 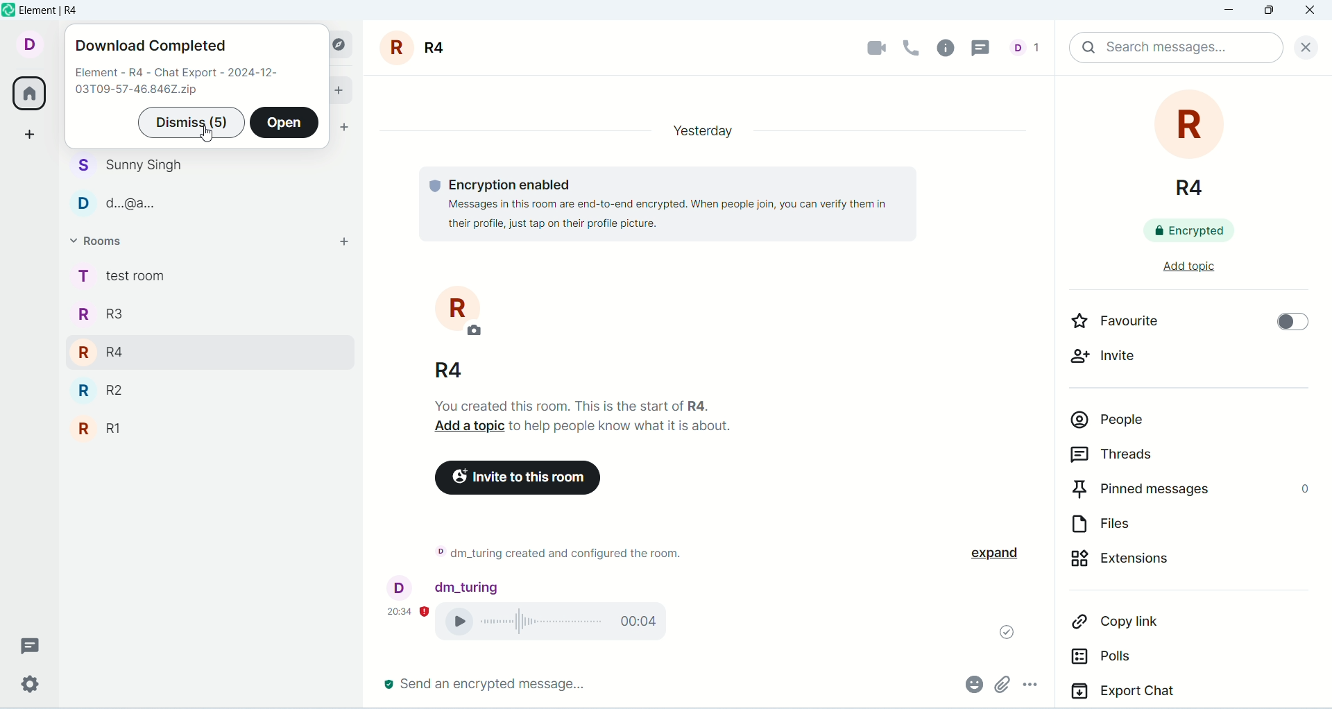 I want to click on expand, so click(x=1005, y=554).